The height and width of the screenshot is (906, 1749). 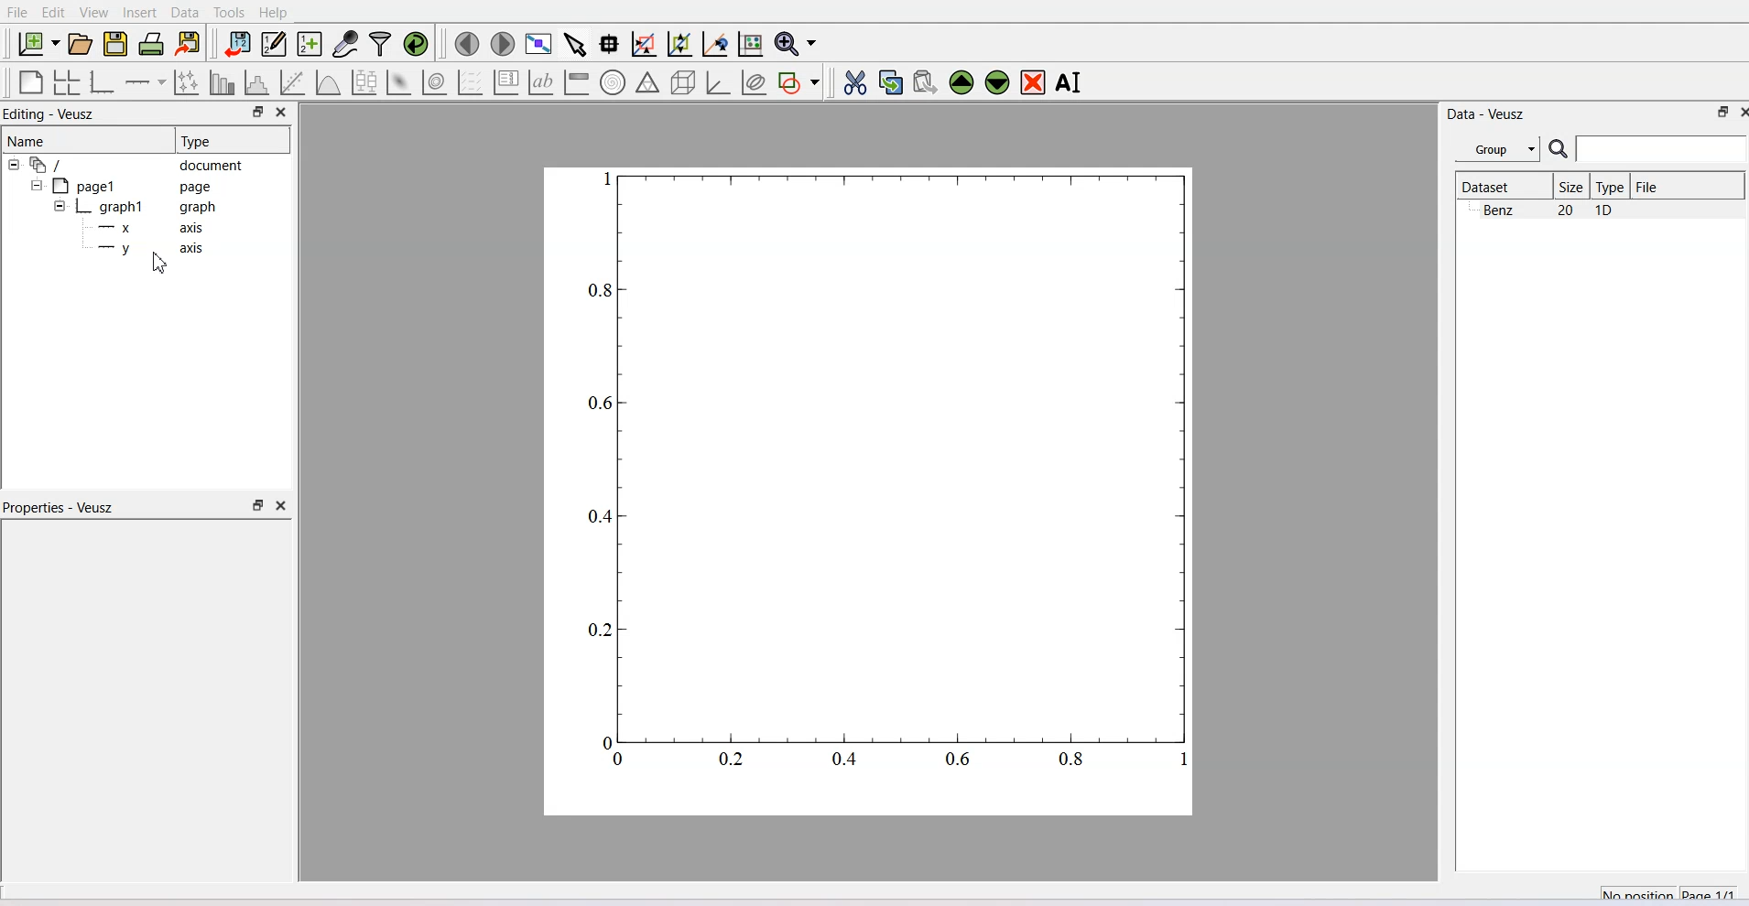 What do you see at coordinates (752, 43) in the screenshot?
I see `Reset graph axes` at bounding box center [752, 43].